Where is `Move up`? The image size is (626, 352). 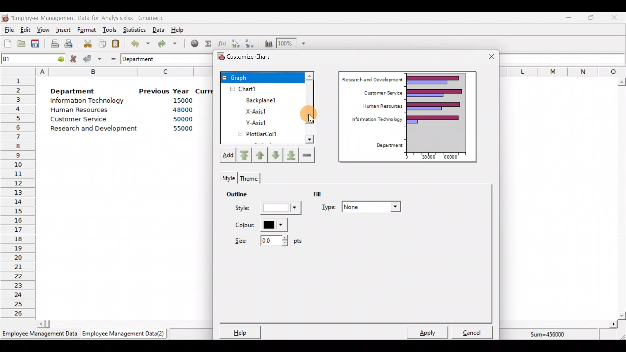 Move up is located at coordinates (260, 154).